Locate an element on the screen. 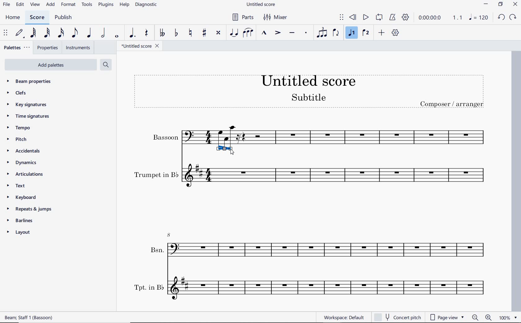 This screenshot has height=323, width=521. title is located at coordinates (311, 90).